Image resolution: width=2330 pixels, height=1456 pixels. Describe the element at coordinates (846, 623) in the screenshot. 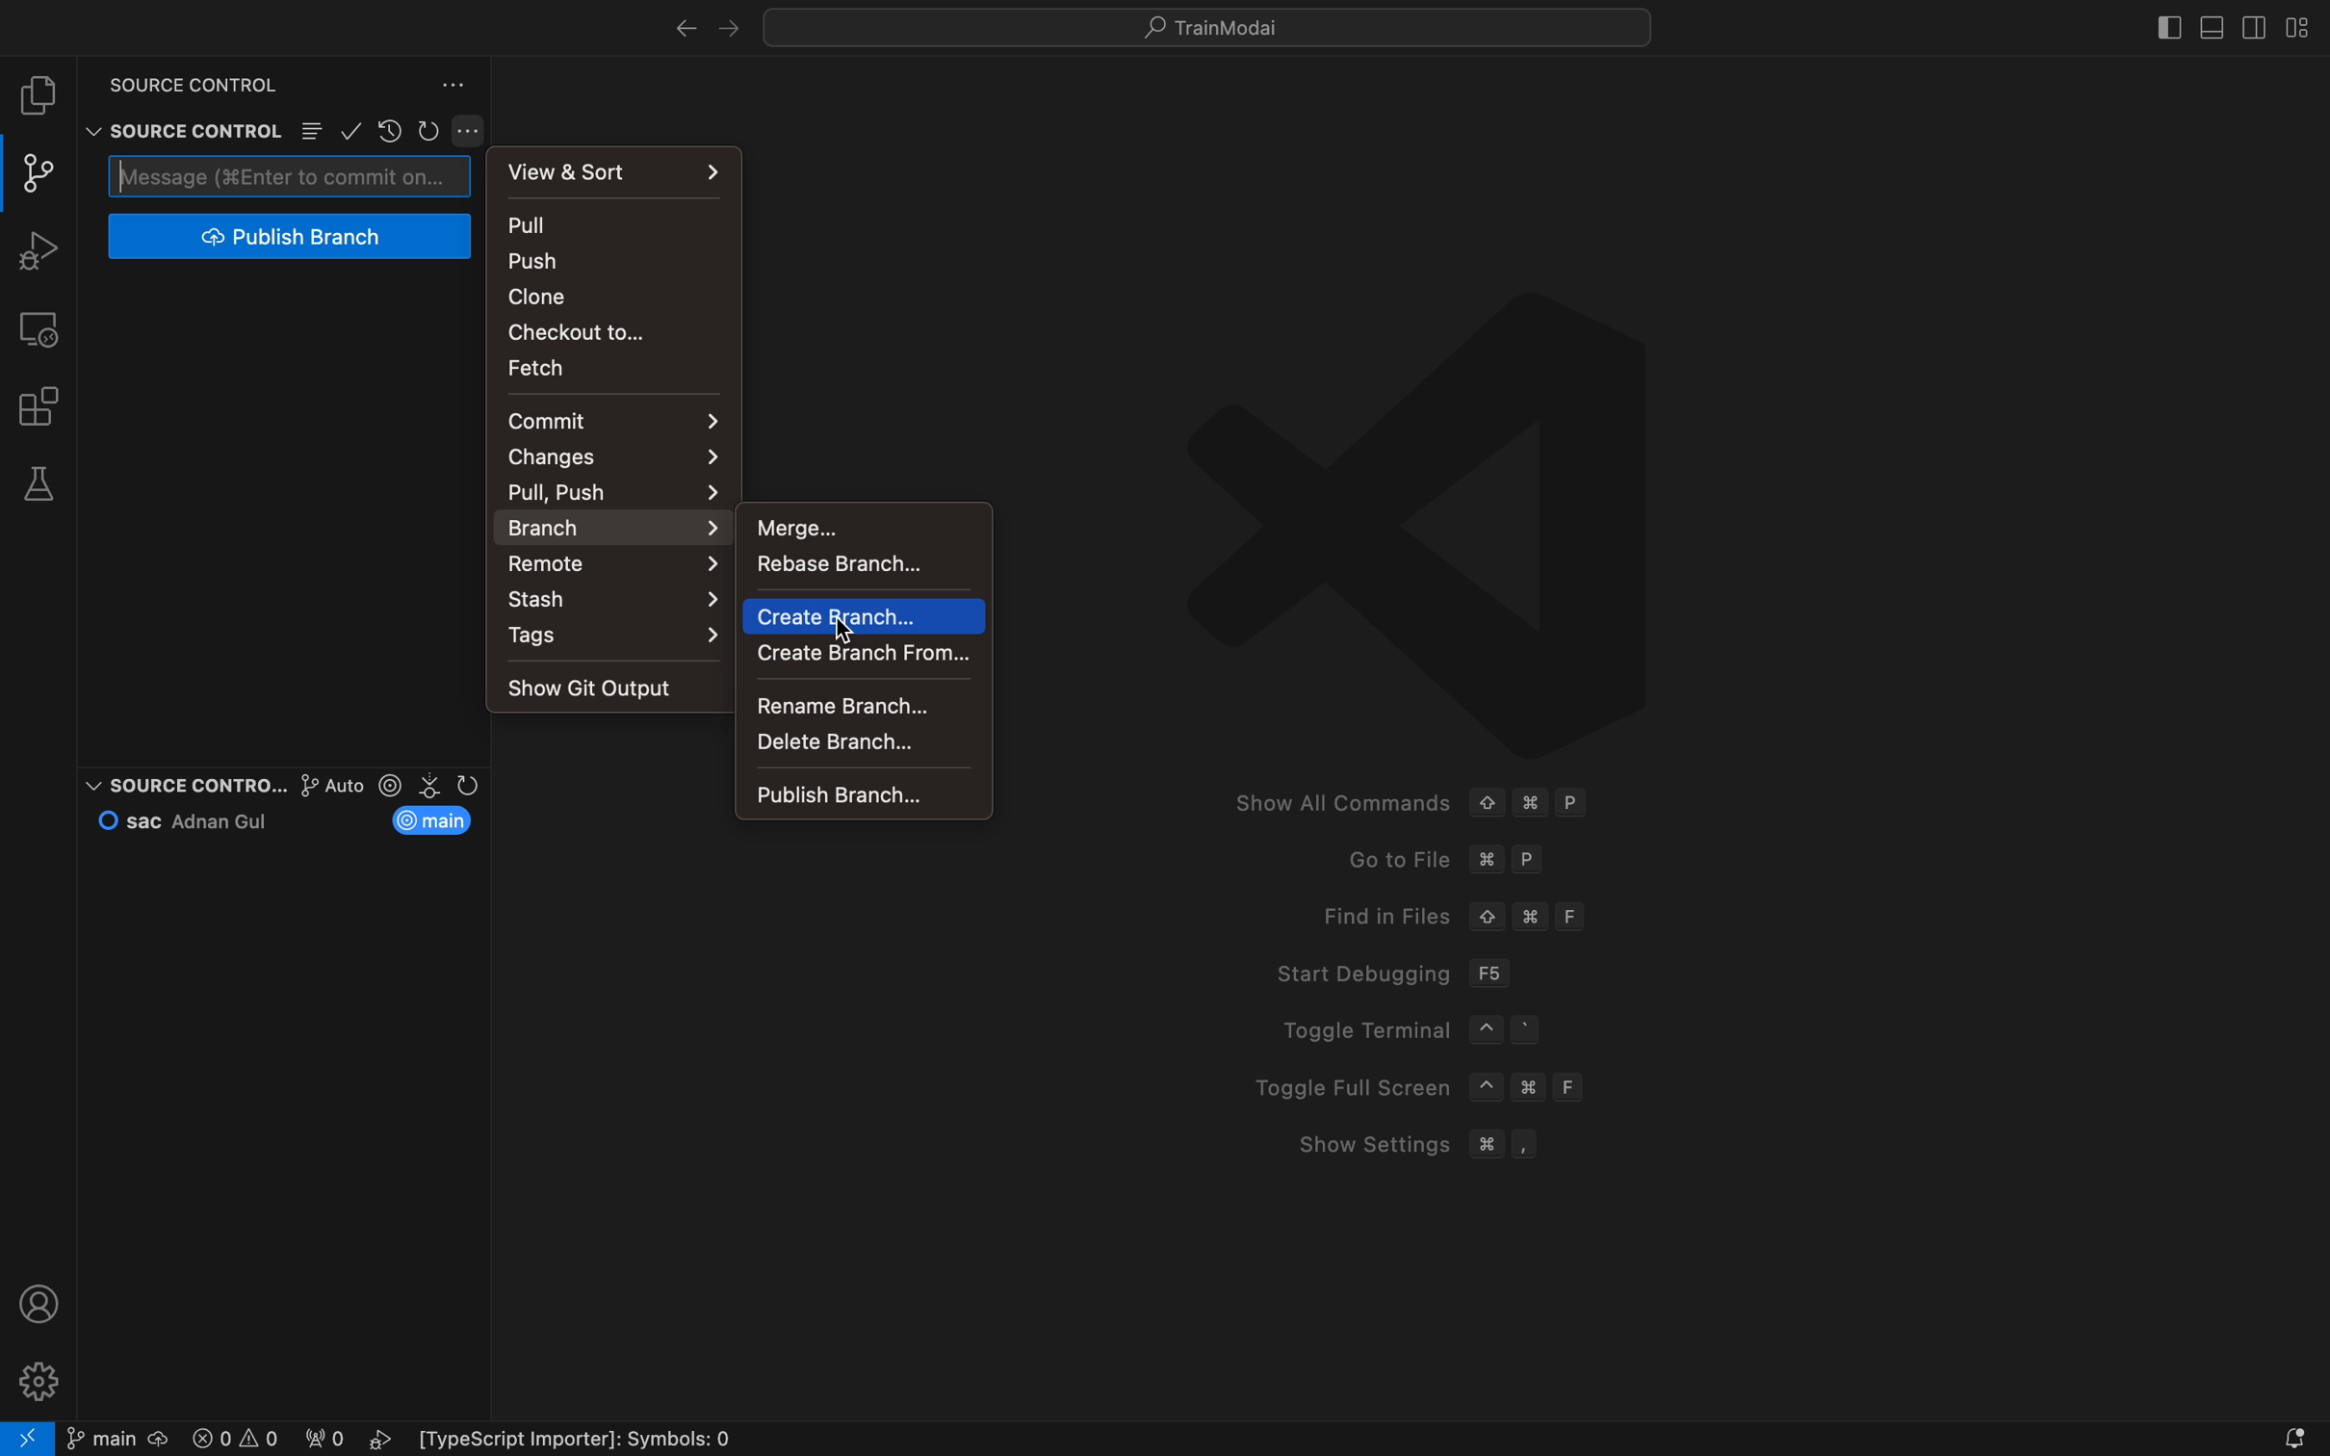

I see `cursor` at that location.